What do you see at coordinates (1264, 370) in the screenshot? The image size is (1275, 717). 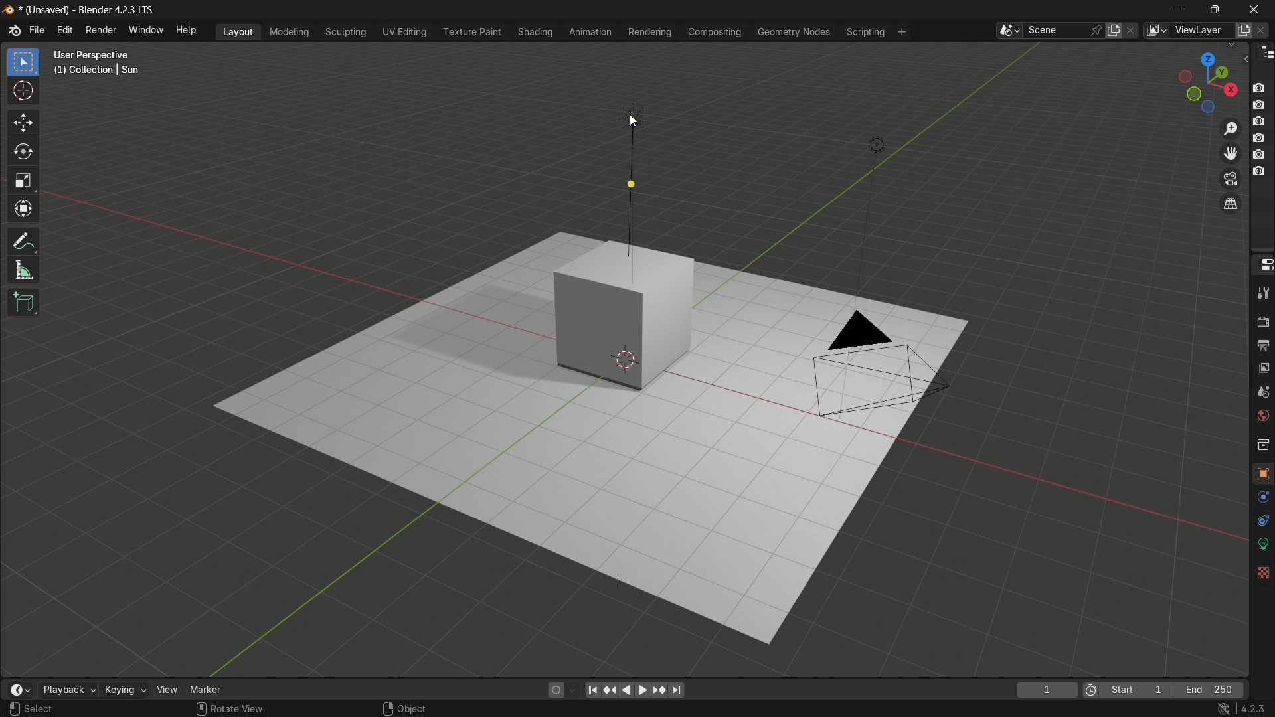 I see `view layer` at bounding box center [1264, 370].